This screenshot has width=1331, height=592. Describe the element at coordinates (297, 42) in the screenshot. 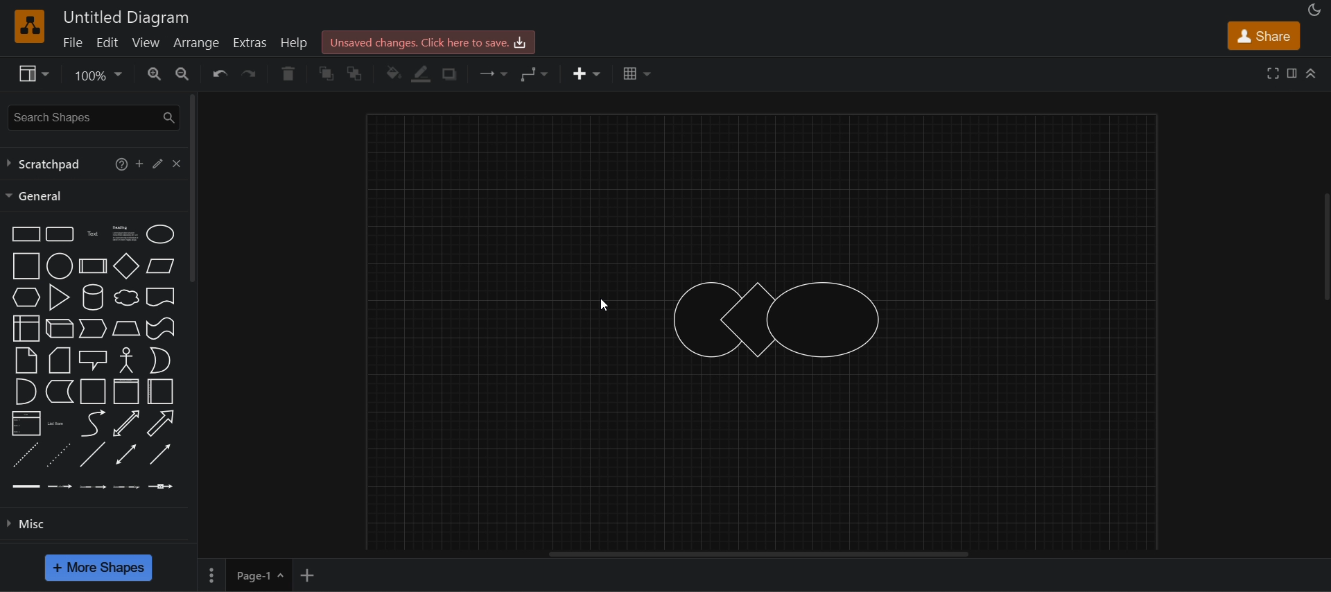

I see `help` at that location.